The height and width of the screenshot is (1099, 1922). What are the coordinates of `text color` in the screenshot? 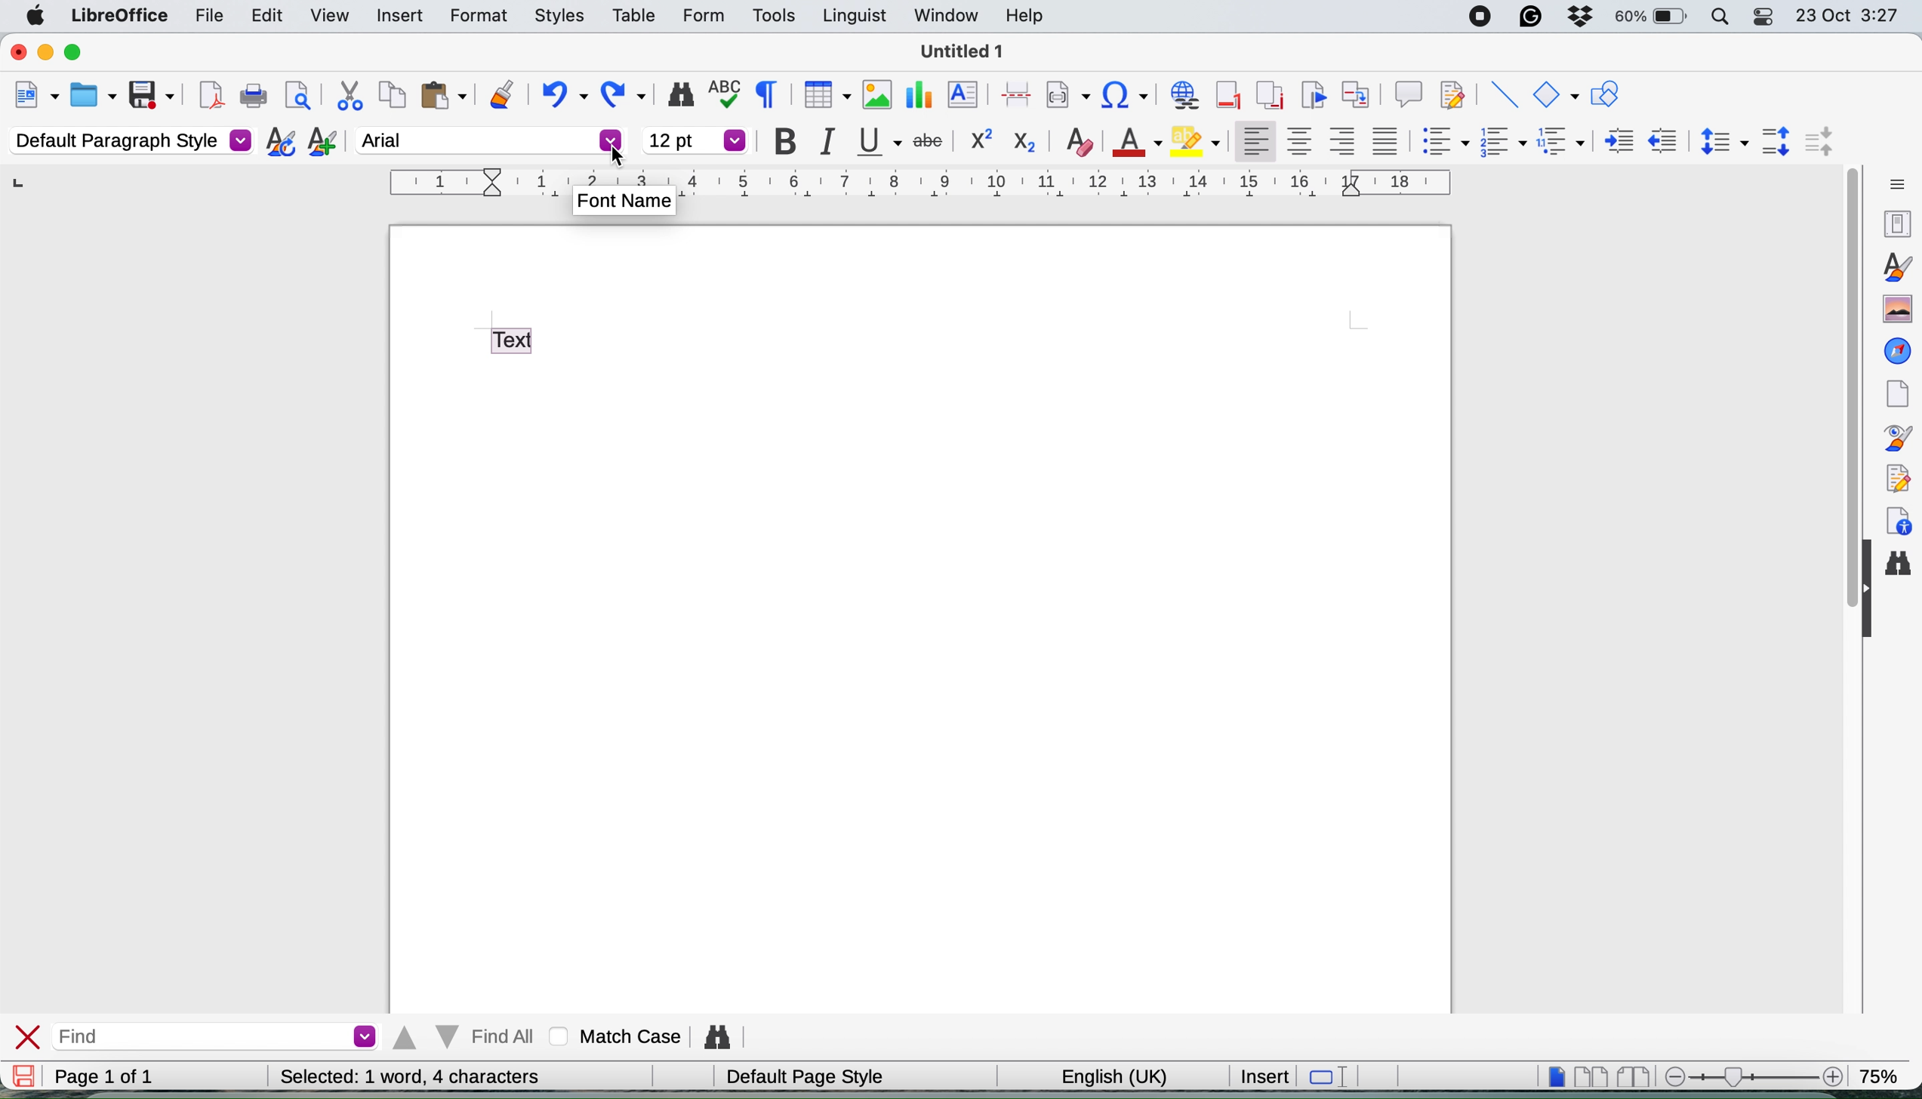 It's located at (1137, 140).